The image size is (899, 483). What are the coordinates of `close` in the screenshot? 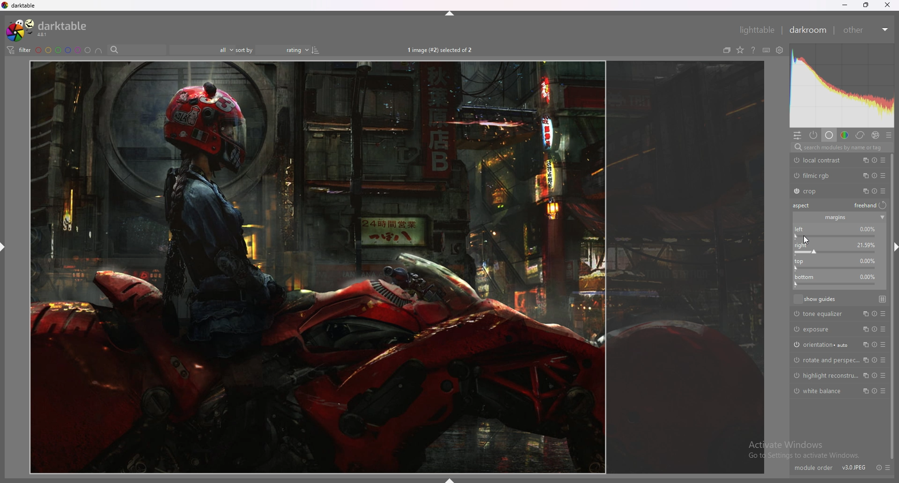 It's located at (887, 5).